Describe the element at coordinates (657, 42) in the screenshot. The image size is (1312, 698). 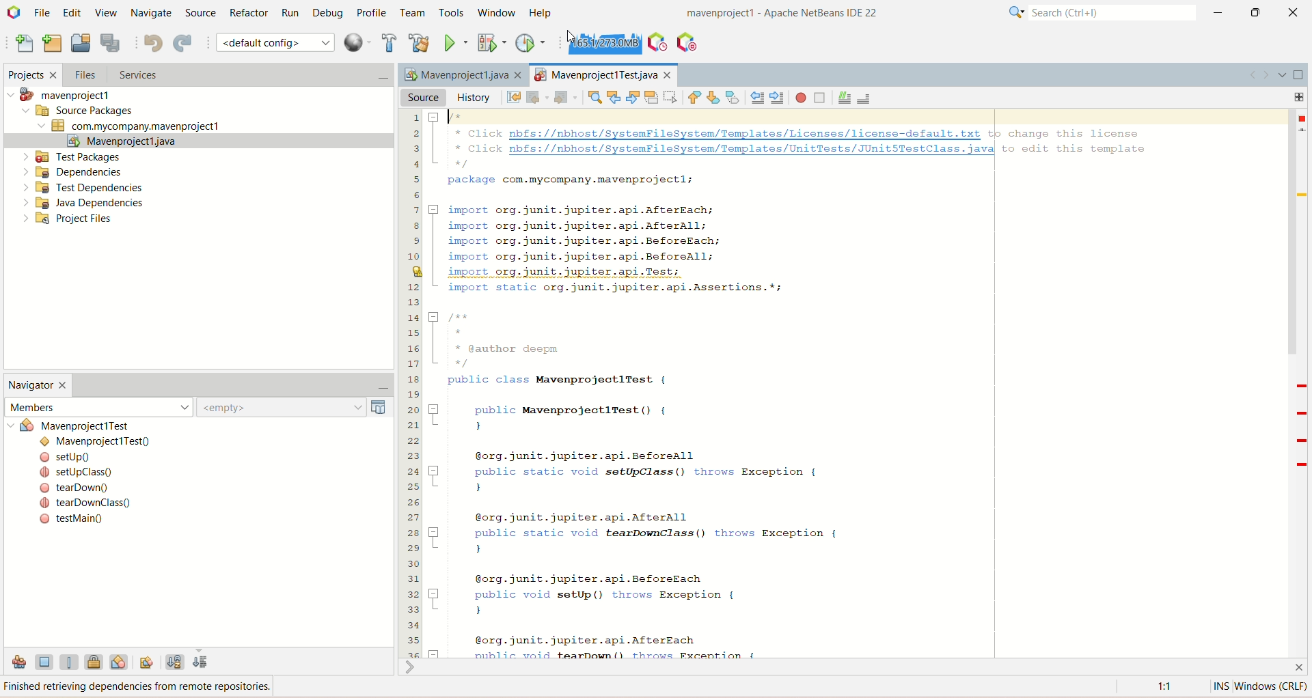
I see `profile IDE` at that location.